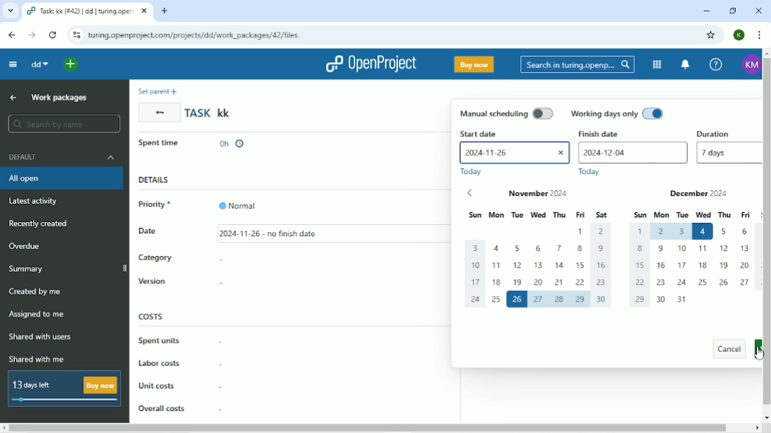 This screenshot has height=433, width=771. I want to click on Search tabs, so click(10, 11).